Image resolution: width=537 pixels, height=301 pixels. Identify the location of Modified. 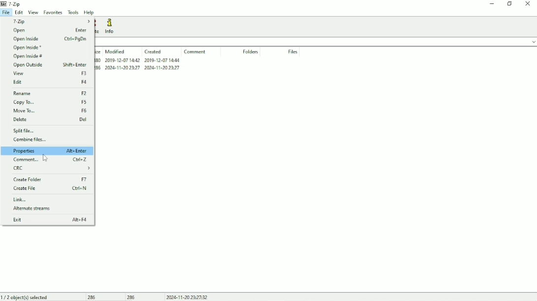
(115, 51).